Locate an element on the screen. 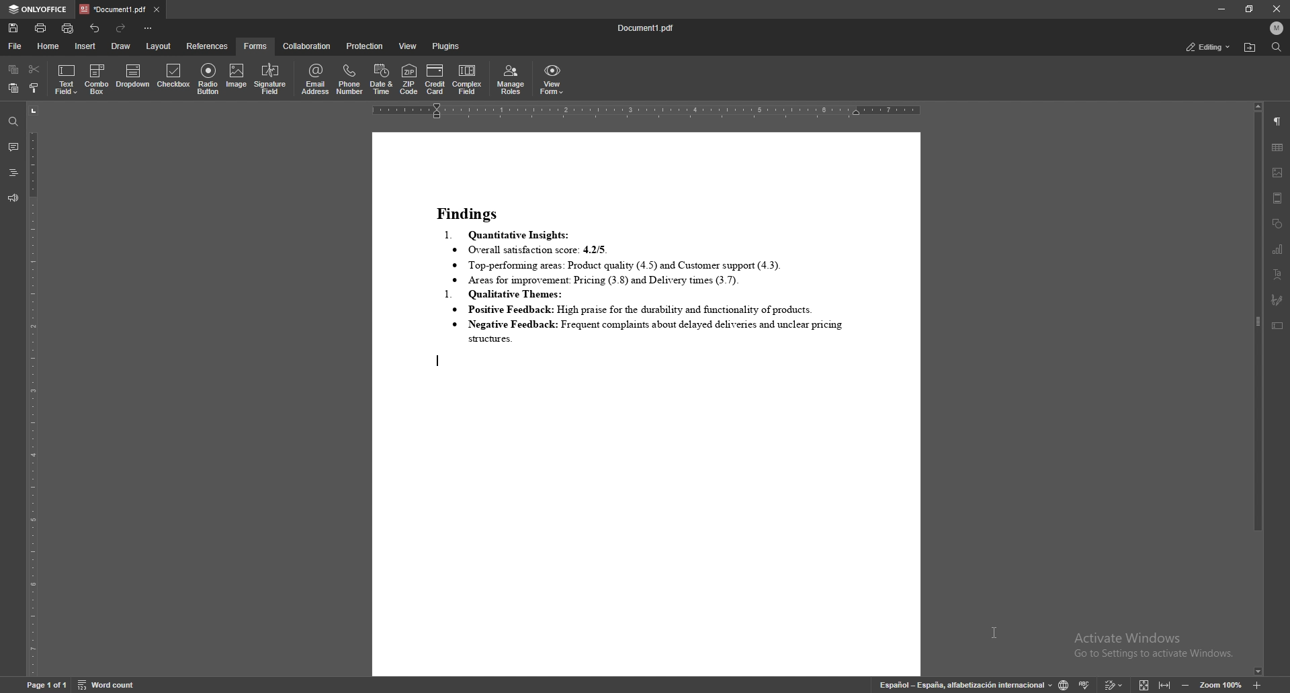  undo is located at coordinates (95, 28).